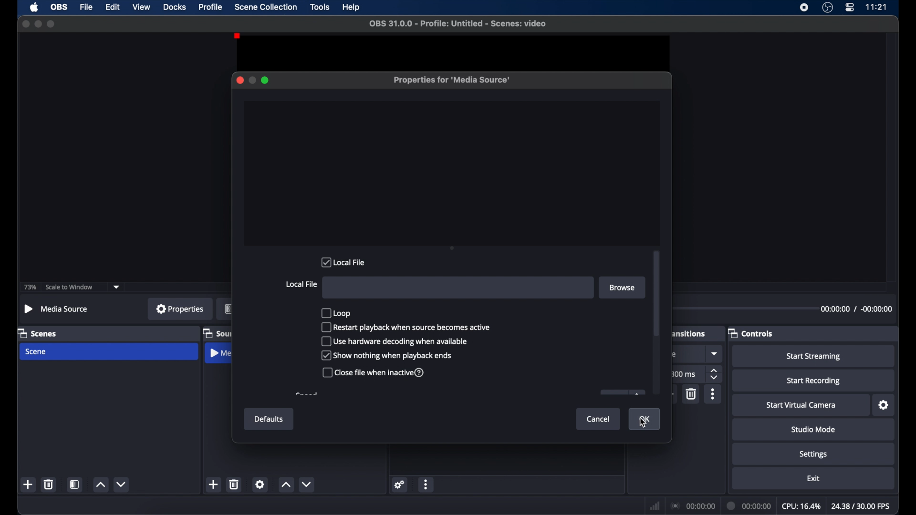  What do you see at coordinates (56, 309) in the screenshot?
I see `no source selected` at bounding box center [56, 309].